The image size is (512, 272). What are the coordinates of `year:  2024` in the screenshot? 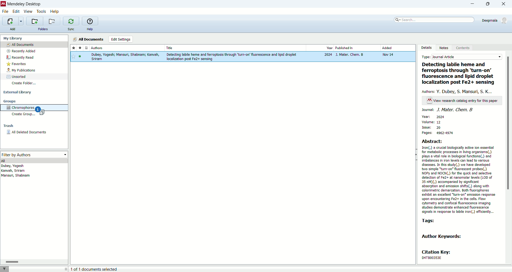 It's located at (433, 116).